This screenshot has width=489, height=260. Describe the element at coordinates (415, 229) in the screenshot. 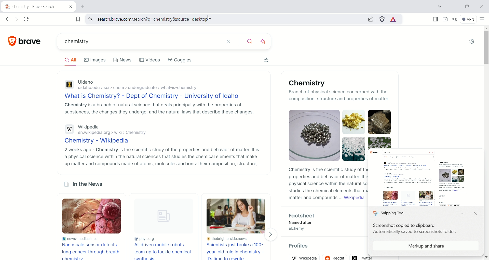

I see `screenshot copied to clipboard automatically saved to screenshots folder` at that location.